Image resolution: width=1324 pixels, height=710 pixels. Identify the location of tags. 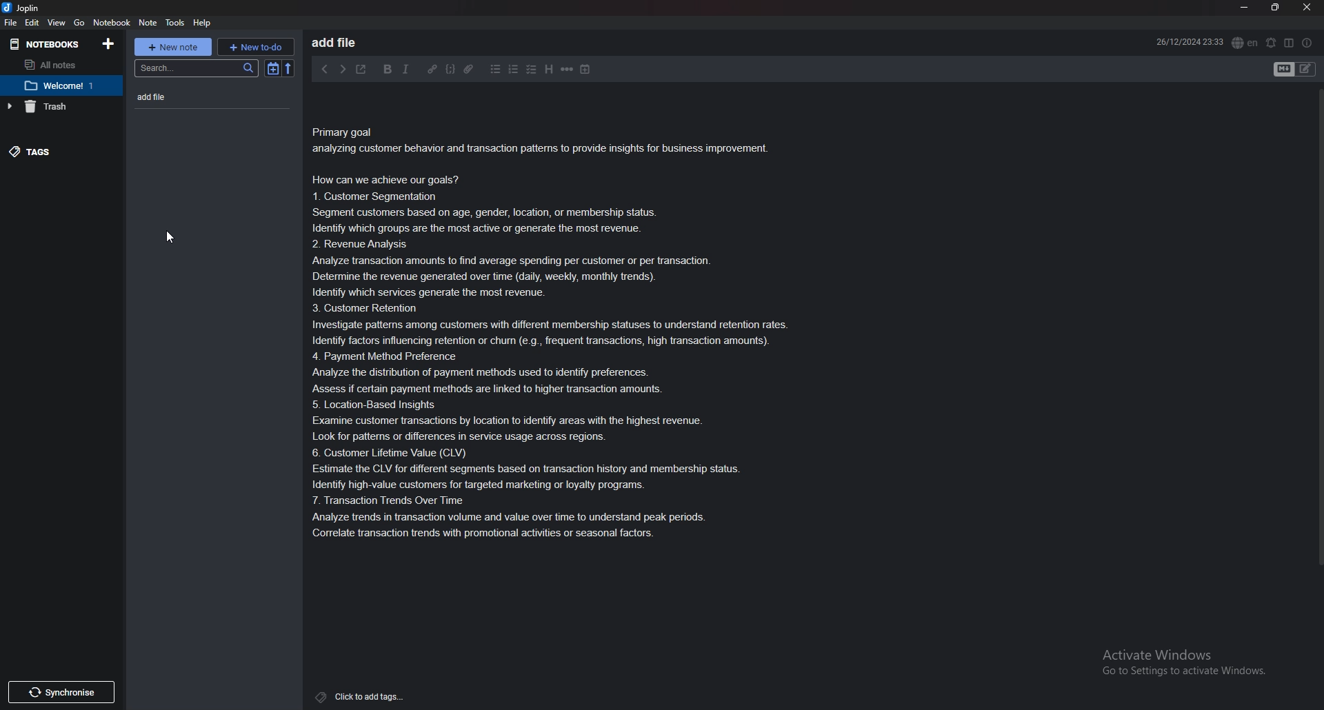
(360, 696).